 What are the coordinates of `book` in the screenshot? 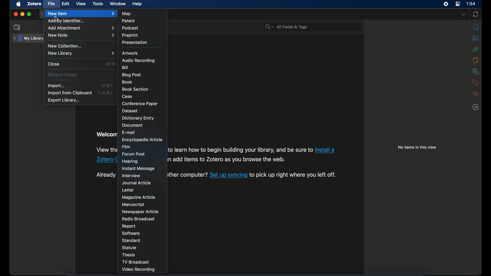 It's located at (127, 82).